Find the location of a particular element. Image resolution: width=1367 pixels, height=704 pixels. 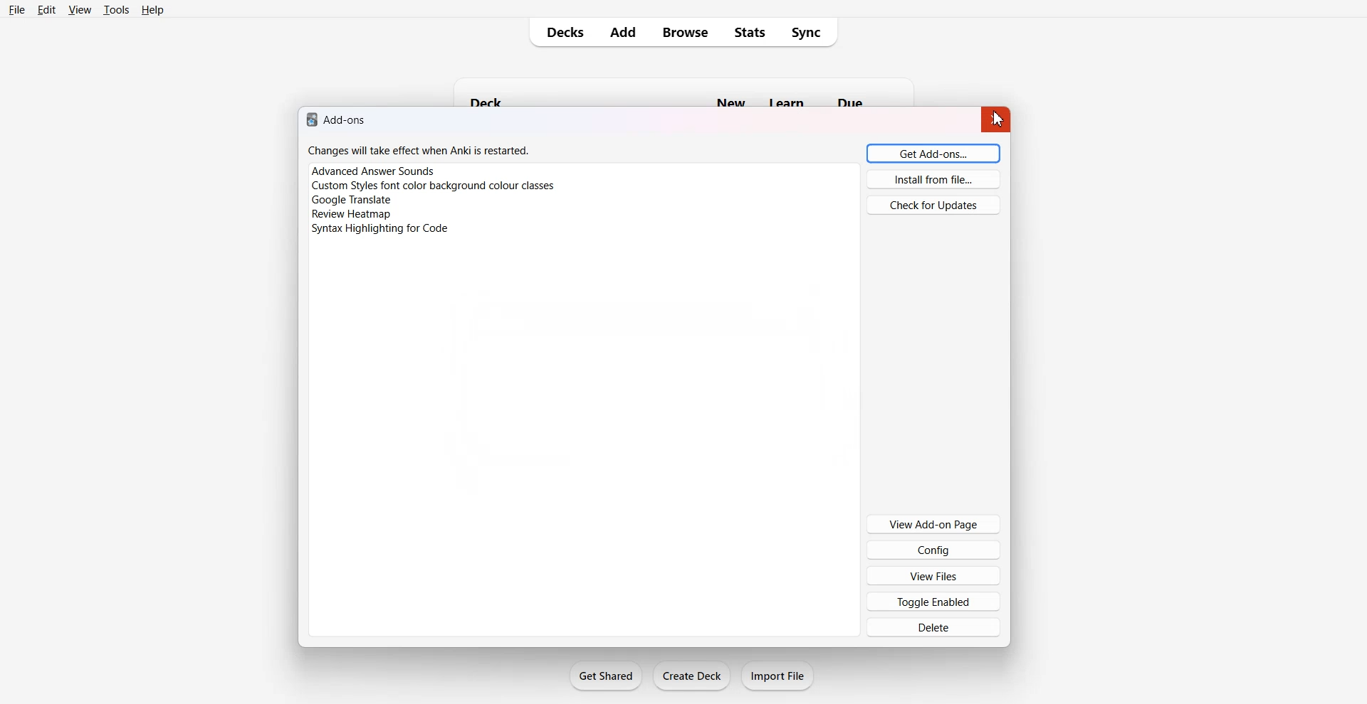

Toggle Enabled is located at coordinates (933, 601).